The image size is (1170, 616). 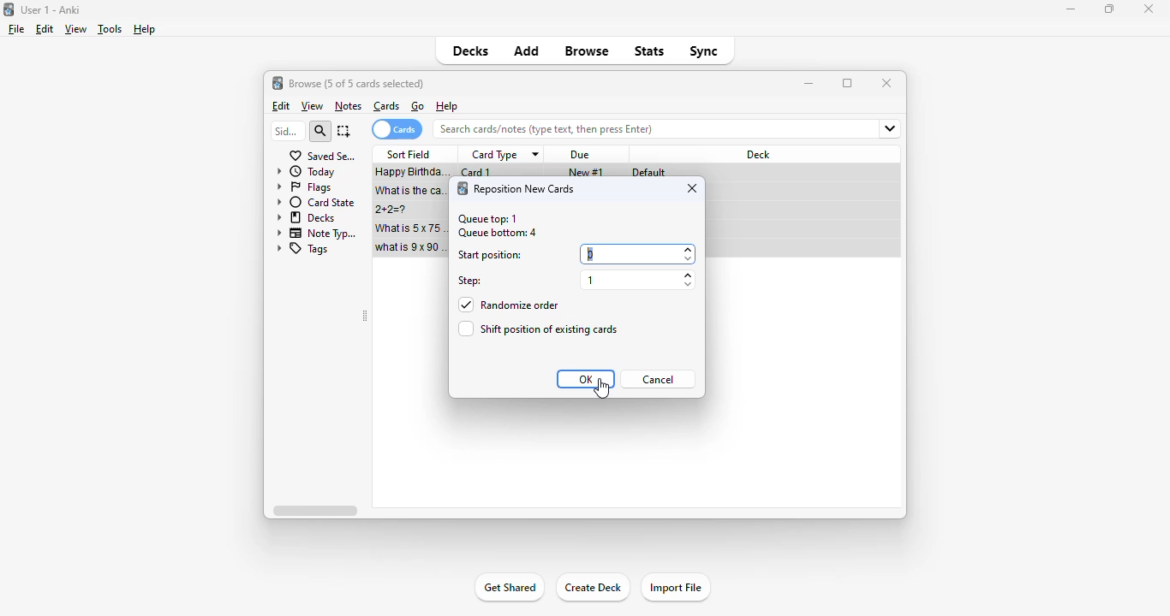 I want to click on go, so click(x=418, y=106).